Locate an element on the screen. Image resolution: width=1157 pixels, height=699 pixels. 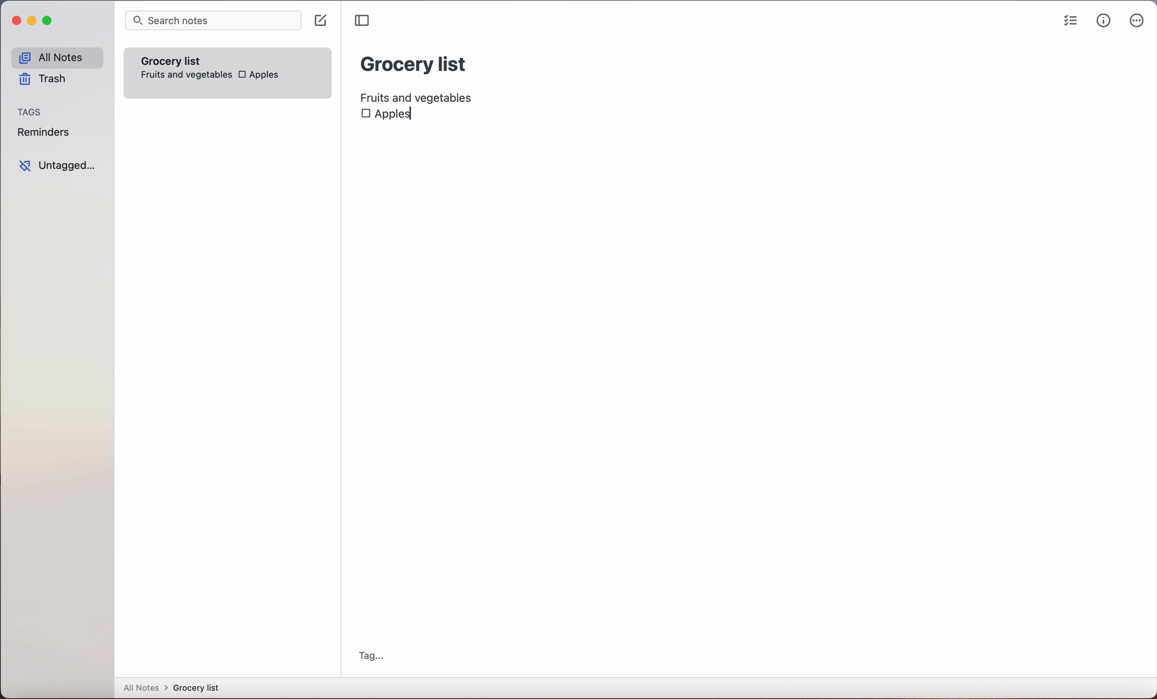
untagged is located at coordinates (57, 166).